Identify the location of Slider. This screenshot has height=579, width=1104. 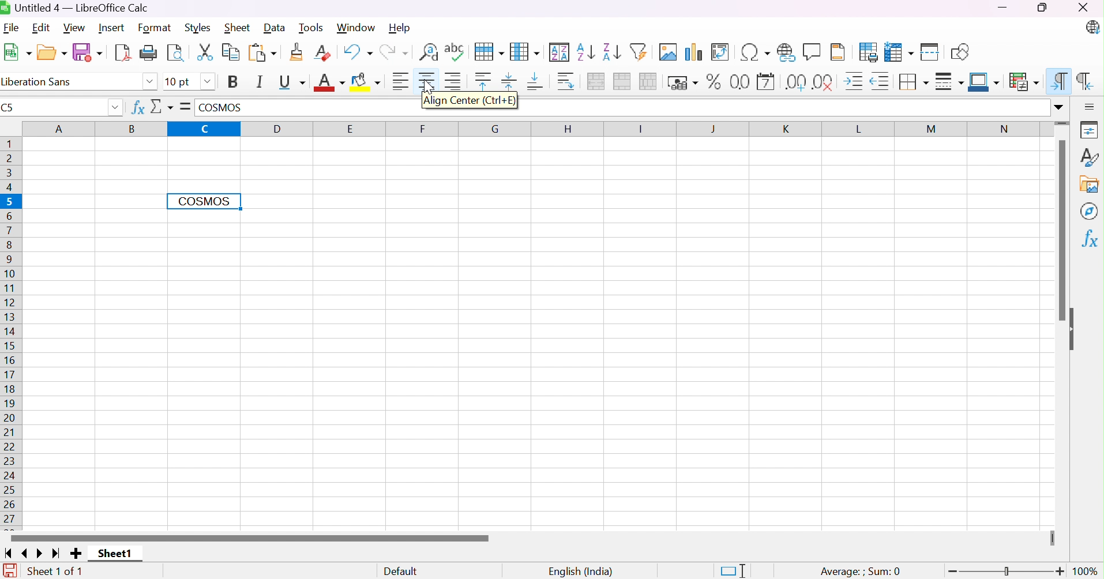
(1055, 539).